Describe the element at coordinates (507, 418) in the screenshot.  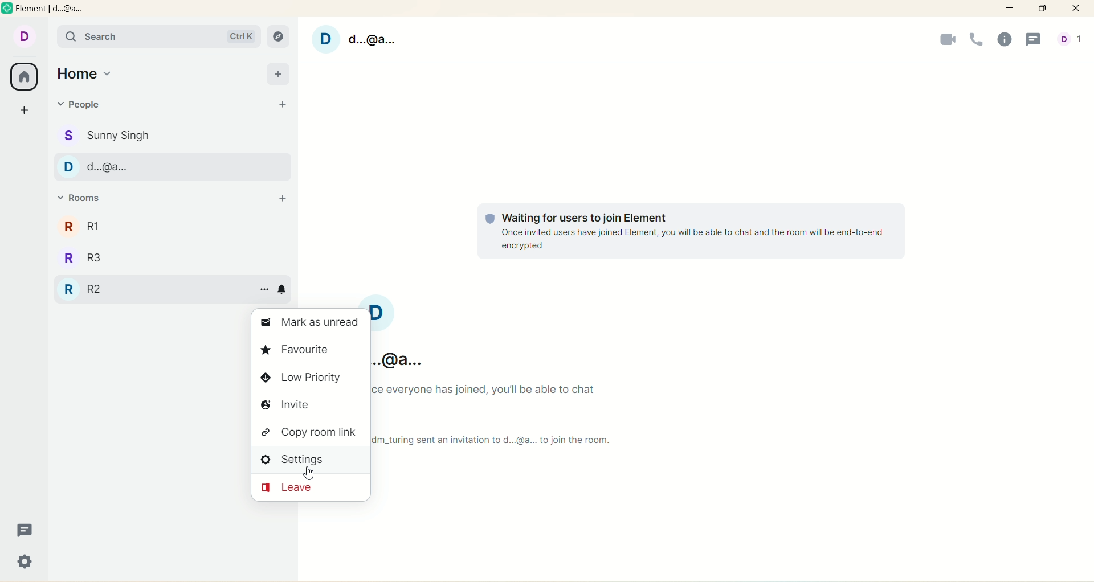
I see `text` at that location.